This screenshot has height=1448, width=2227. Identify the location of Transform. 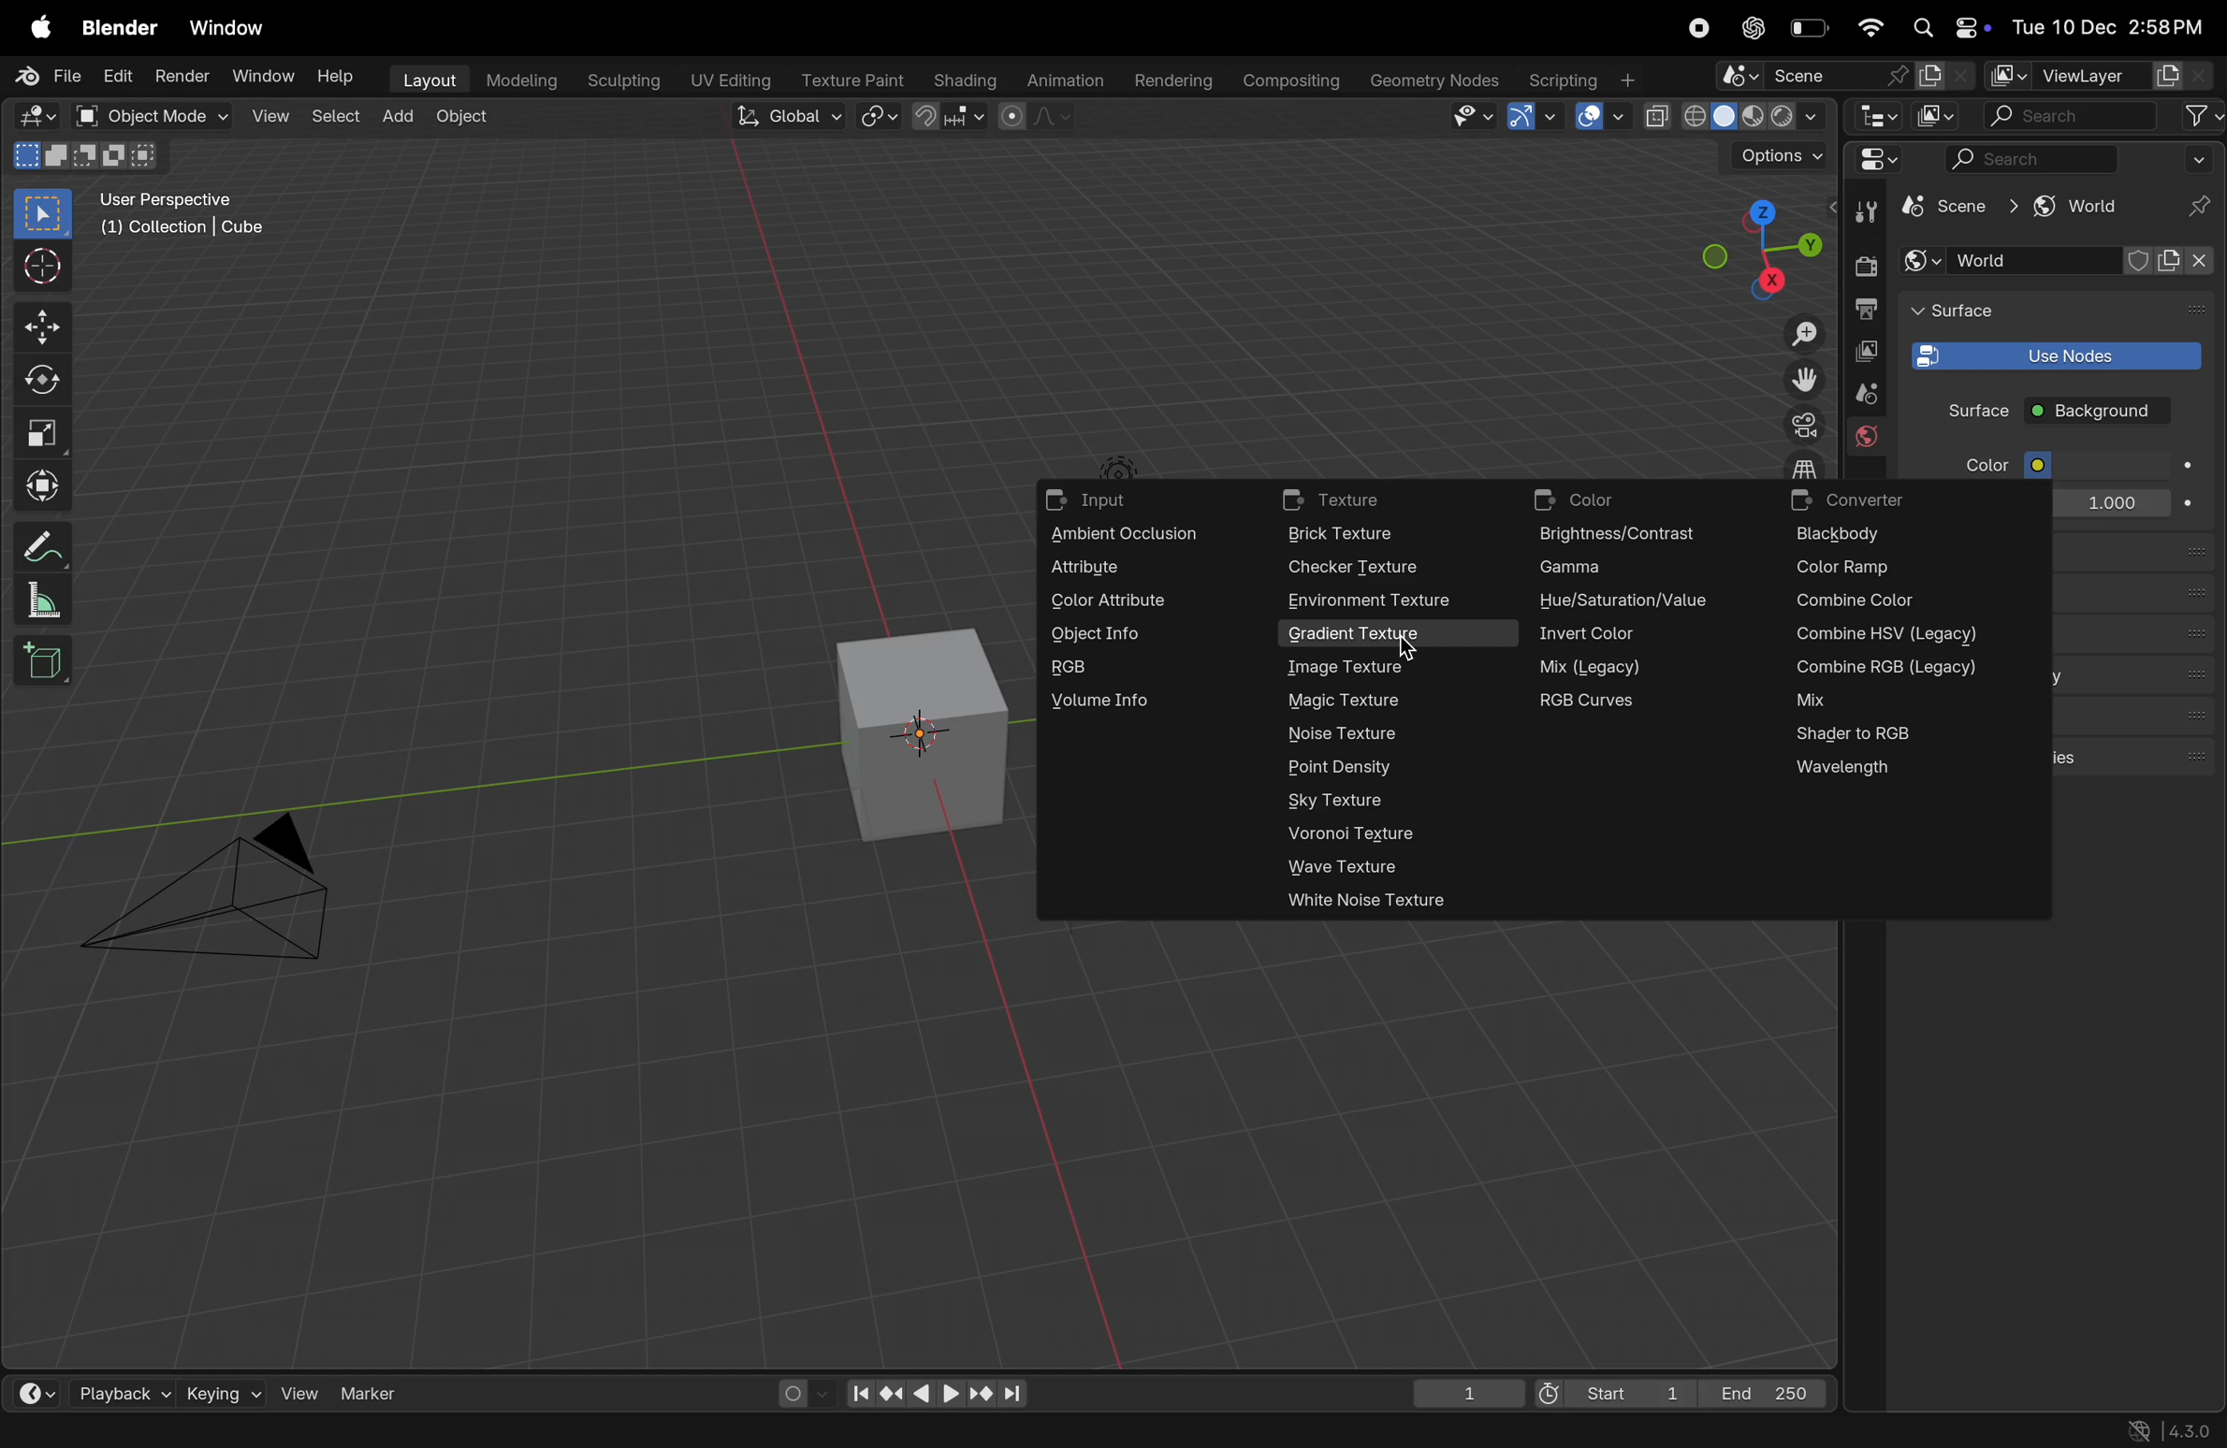
(45, 485).